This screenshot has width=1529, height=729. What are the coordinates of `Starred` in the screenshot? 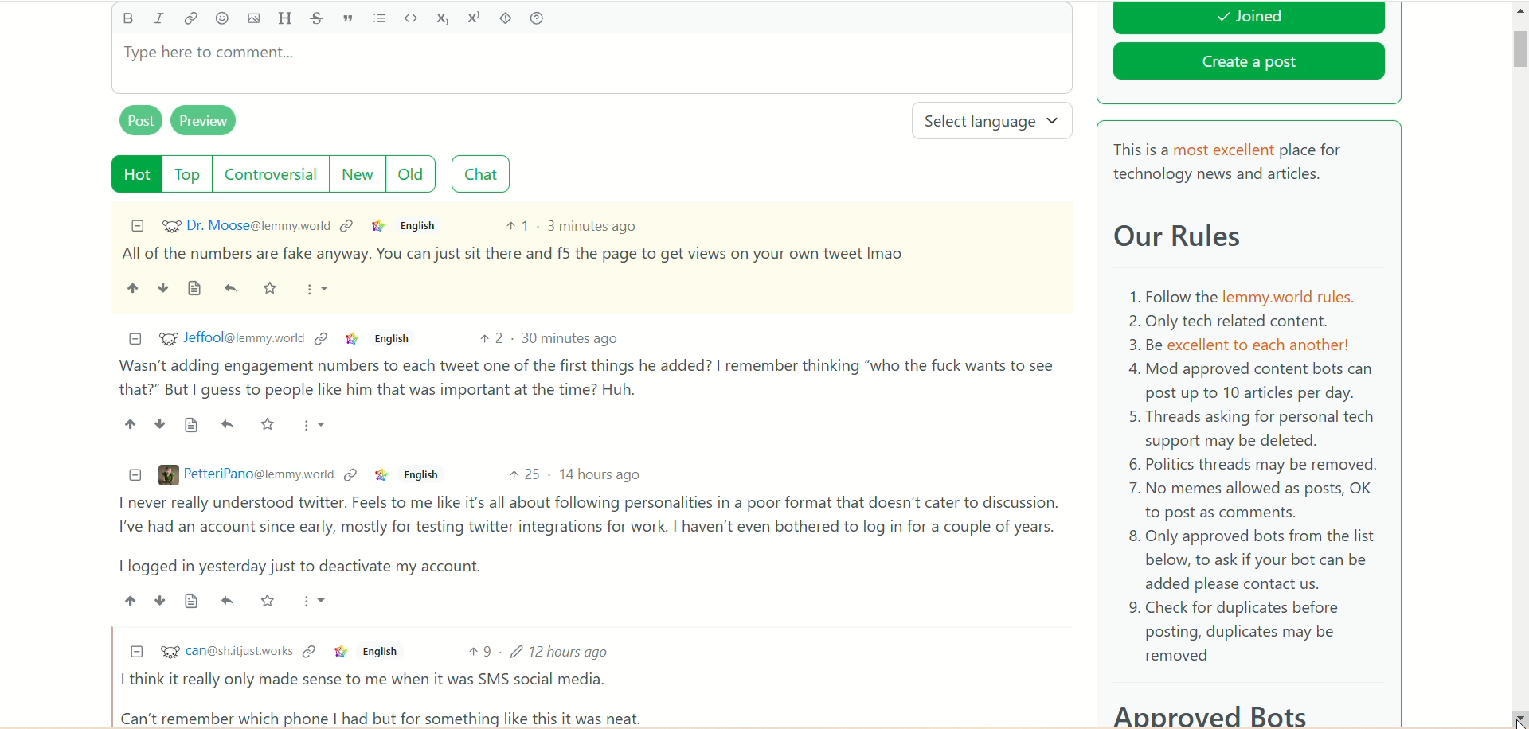 It's located at (269, 423).